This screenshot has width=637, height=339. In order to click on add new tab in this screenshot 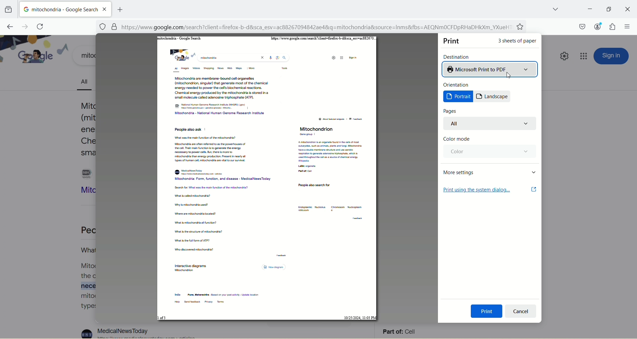, I will do `click(120, 9)`.